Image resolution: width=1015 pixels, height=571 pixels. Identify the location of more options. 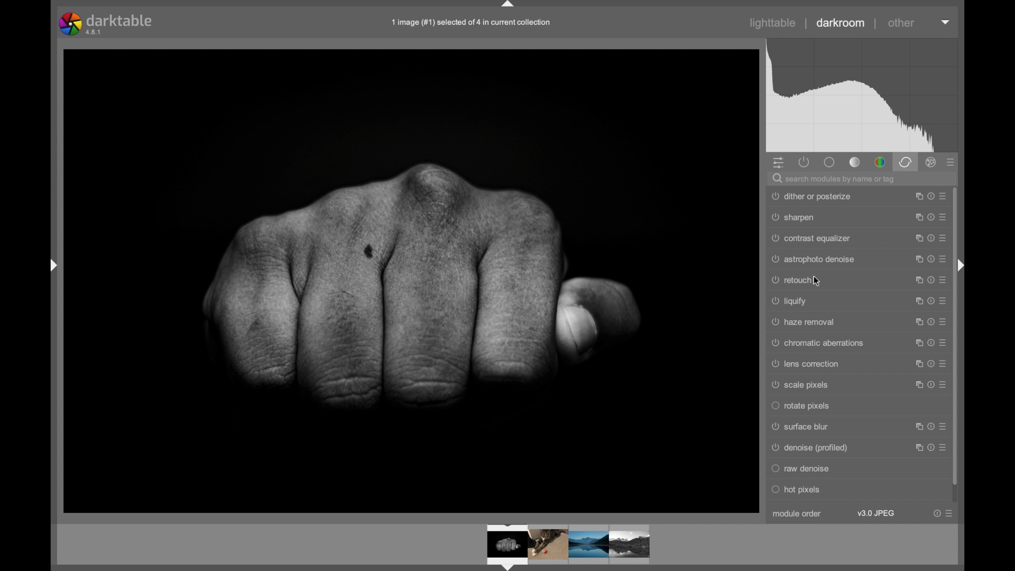
(942, 323).